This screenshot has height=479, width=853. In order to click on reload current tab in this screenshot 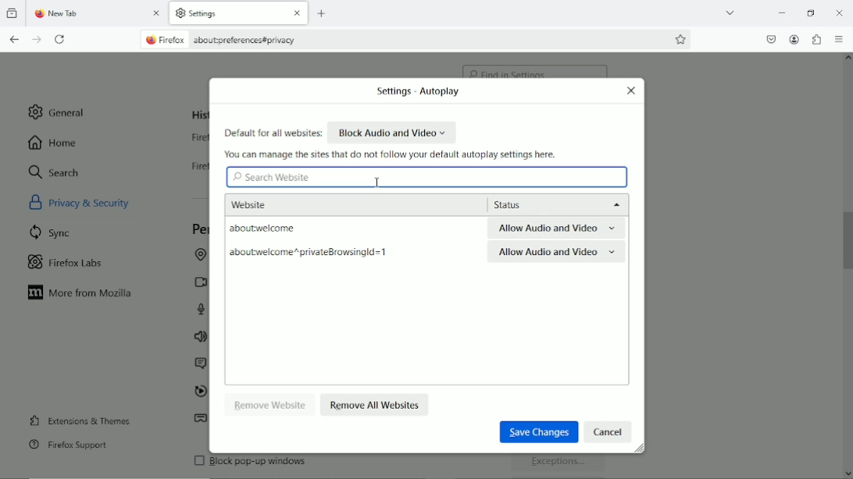, I will do `click(61, 40)`.